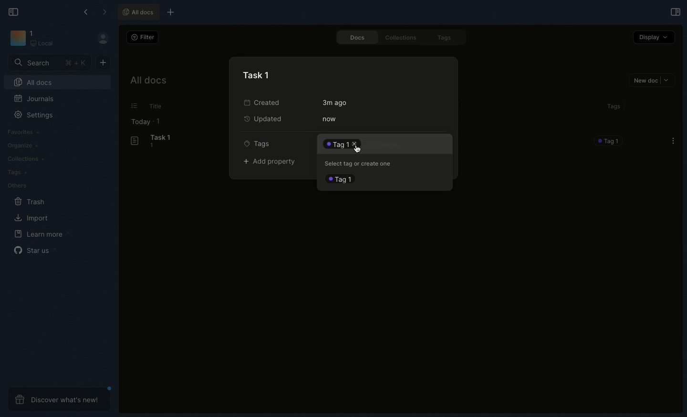  What do you see at coordinates (134, 105) in the screenshot?
I see `` at bounding box center [134, 105].